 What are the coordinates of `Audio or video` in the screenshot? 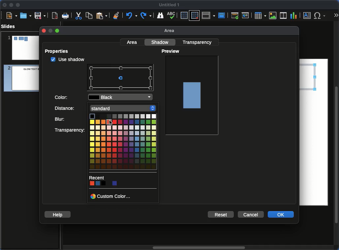 It's located at (284, 16).